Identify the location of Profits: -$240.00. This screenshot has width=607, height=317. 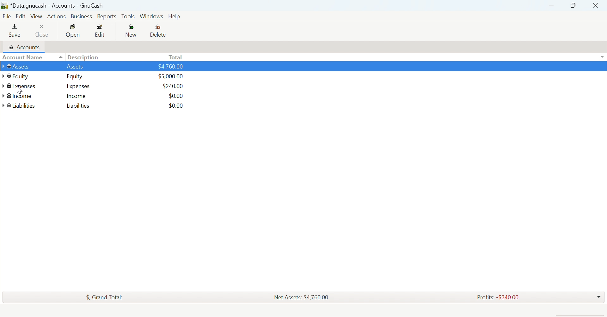
(497, 297).